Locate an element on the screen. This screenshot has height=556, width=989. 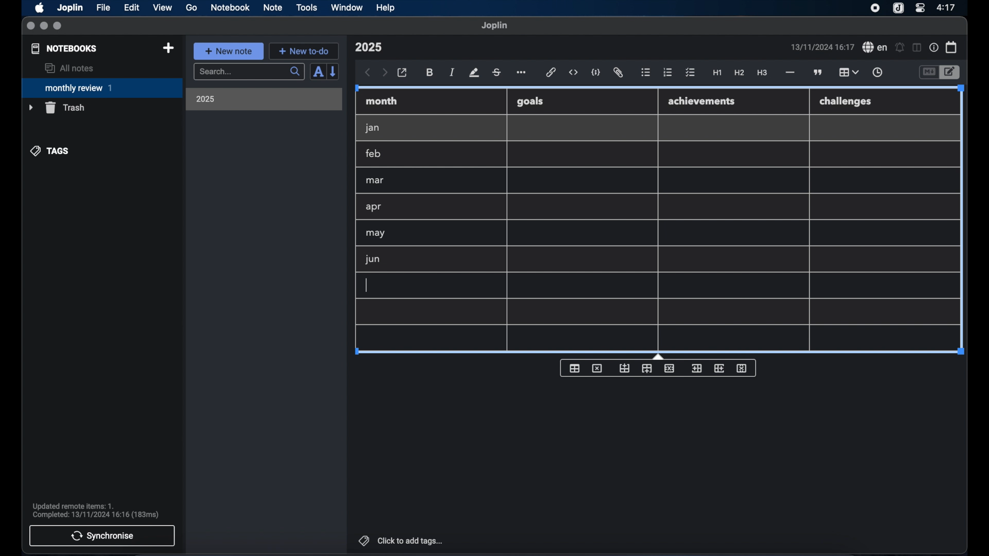
2025 is located at coordinates (206, 99).